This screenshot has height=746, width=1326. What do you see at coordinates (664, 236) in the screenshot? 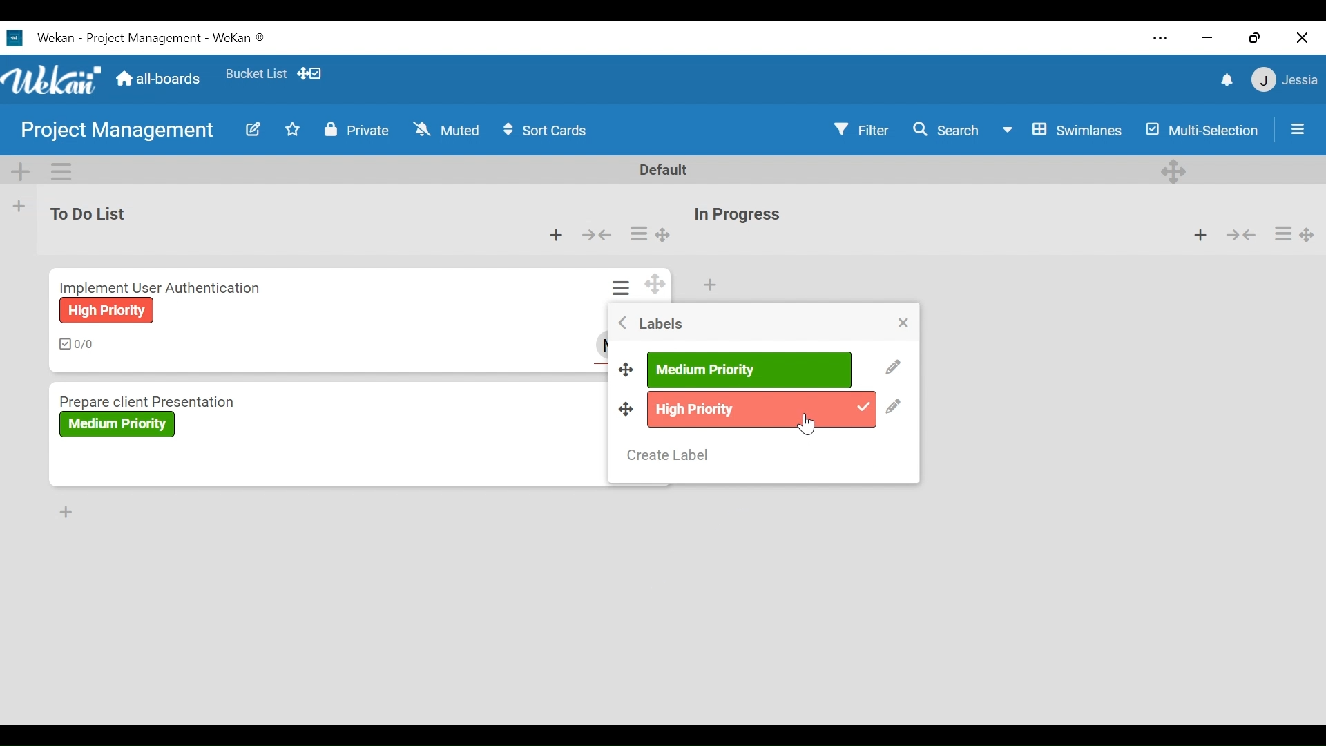
I see `Desktop drag handle` at bounding box center [664, 236].